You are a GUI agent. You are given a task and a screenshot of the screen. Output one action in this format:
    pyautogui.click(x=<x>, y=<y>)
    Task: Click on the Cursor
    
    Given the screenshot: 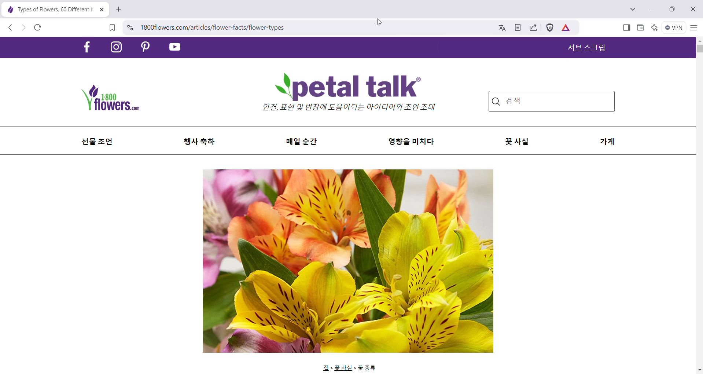 What is the action you would take?
    pyautogui.click(x=383, y=22)
    